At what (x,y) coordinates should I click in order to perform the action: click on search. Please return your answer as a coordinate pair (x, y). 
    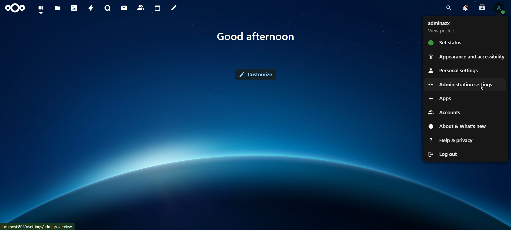
    Looking at the image, I should click on (449, 8).